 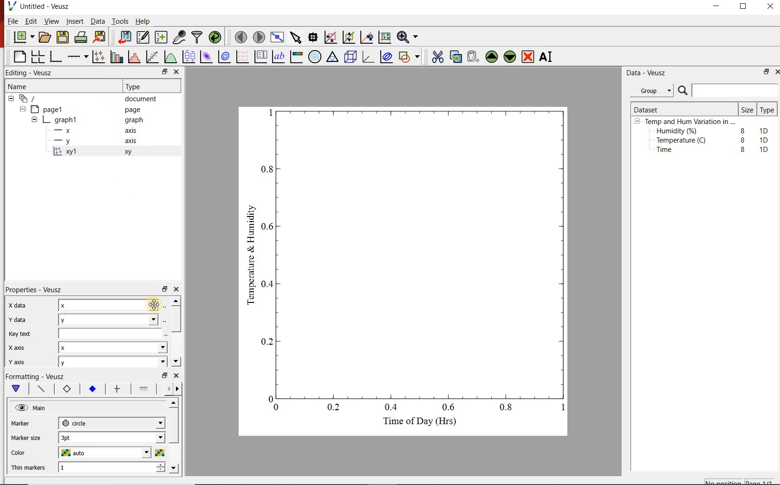 I want to click on close, so click(x=177, y=72).